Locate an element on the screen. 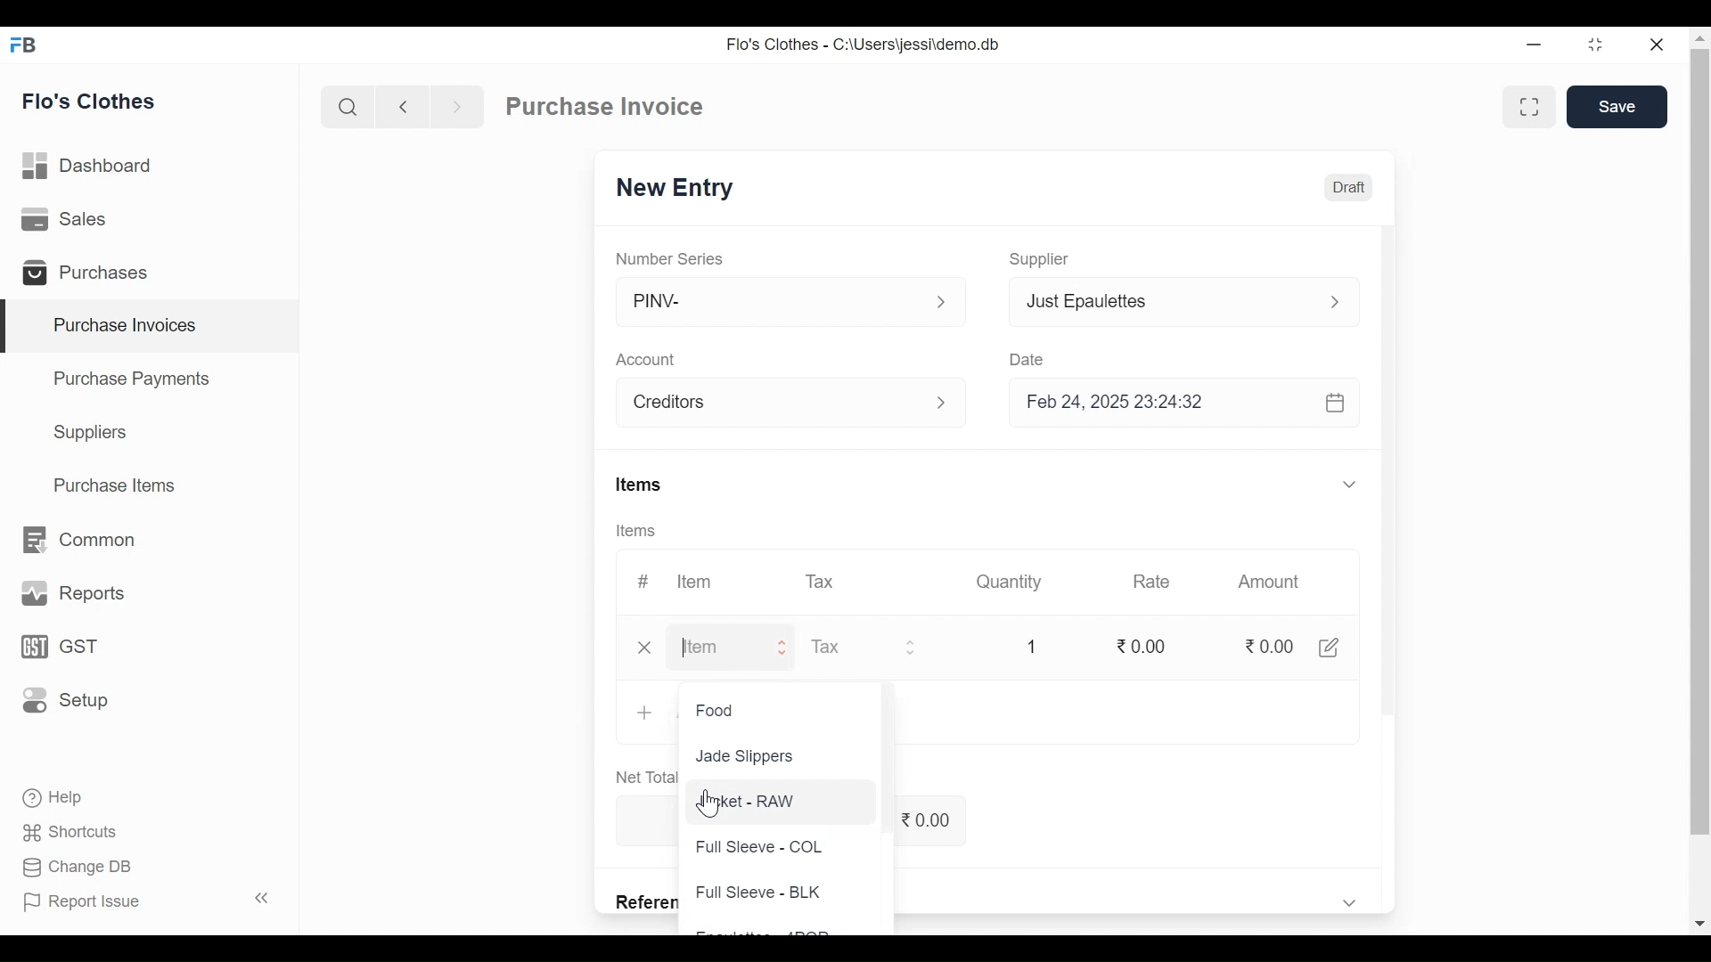 The image size is (1711, 962). Sales is located at coordinates (72, 221).